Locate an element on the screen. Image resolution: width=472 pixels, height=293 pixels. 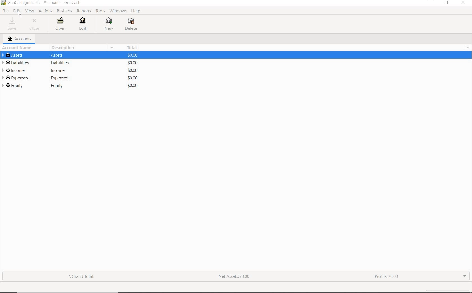
FILE is located at coordinates (5, 11).